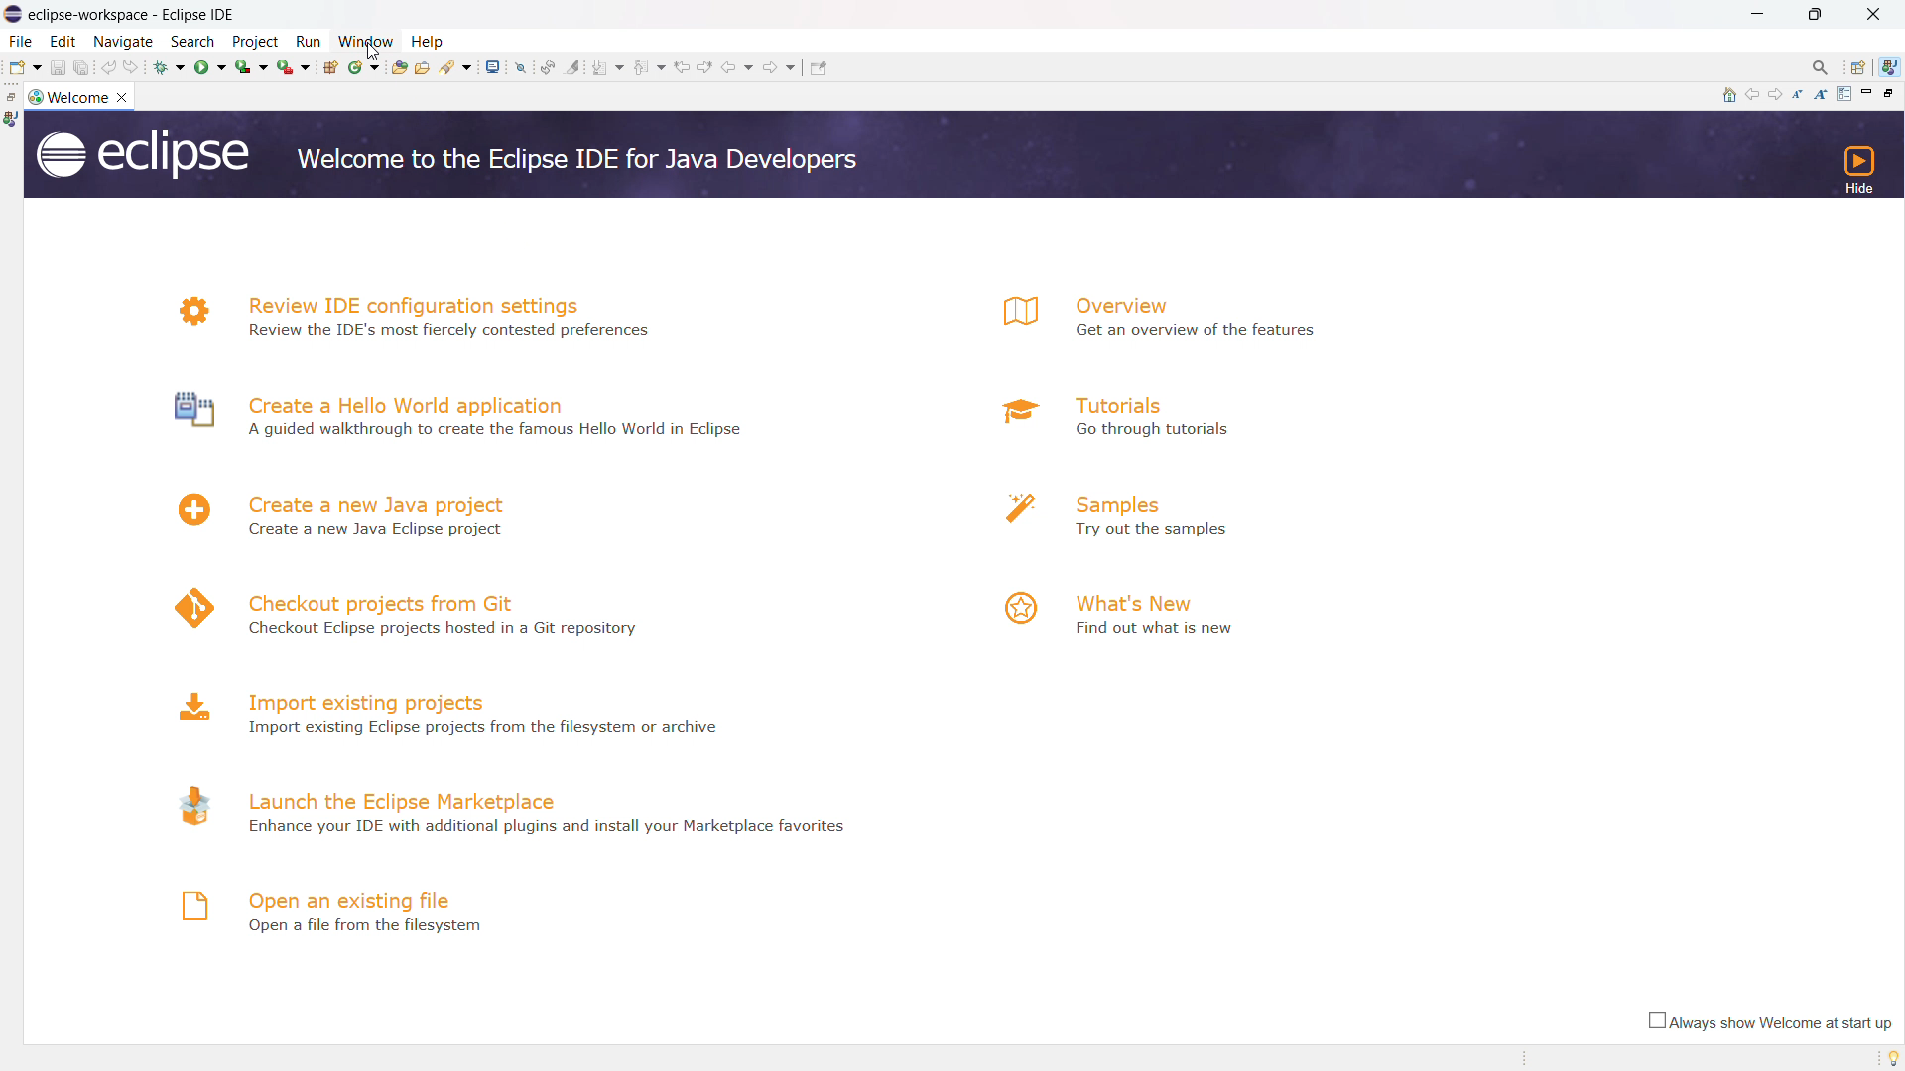  What do you see at coordinates (1173, 428) in the screenshot?
I see `a Go through tutorials` at bounding box center [1173, 428].